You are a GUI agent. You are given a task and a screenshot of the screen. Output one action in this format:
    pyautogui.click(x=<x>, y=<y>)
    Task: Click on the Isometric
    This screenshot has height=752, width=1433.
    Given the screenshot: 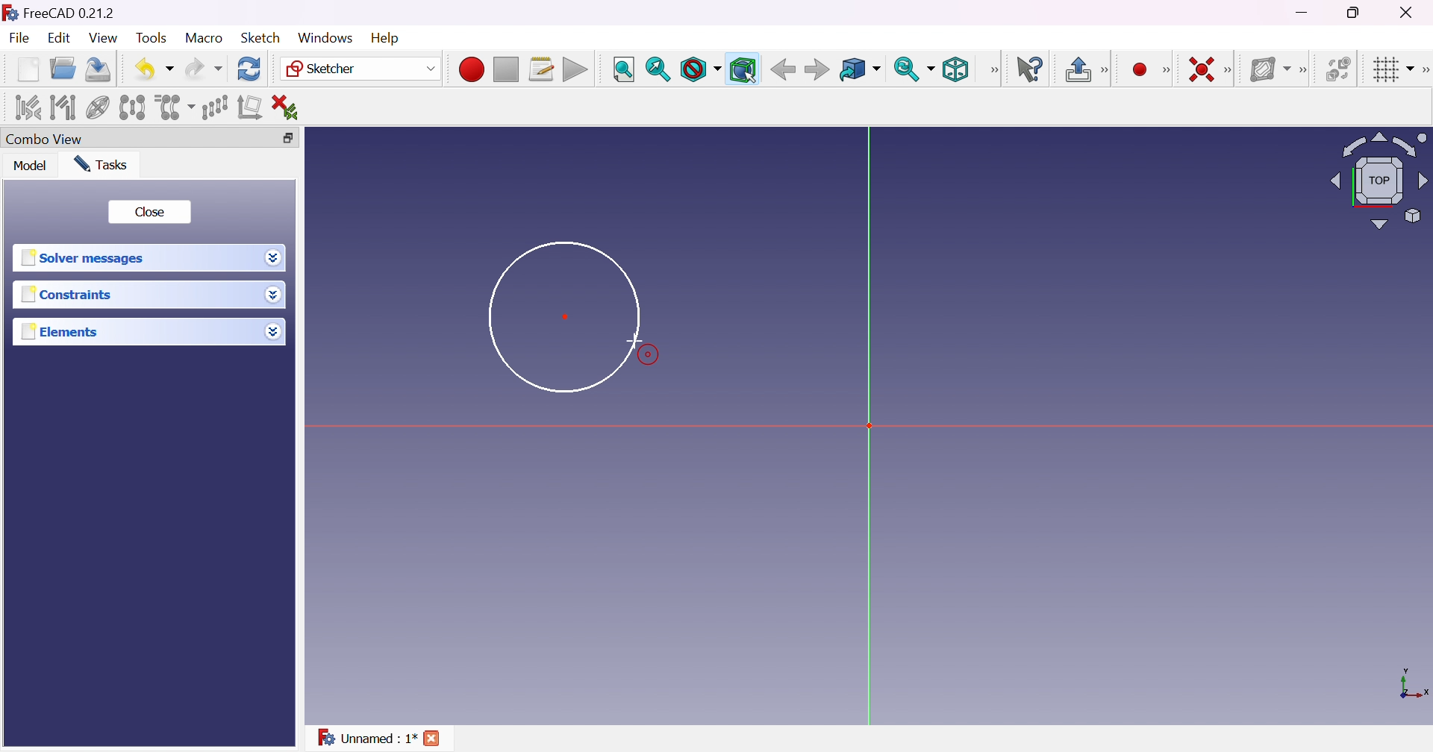 What is the action you would take?
    pyautogui.click(x=955, y=70)
    